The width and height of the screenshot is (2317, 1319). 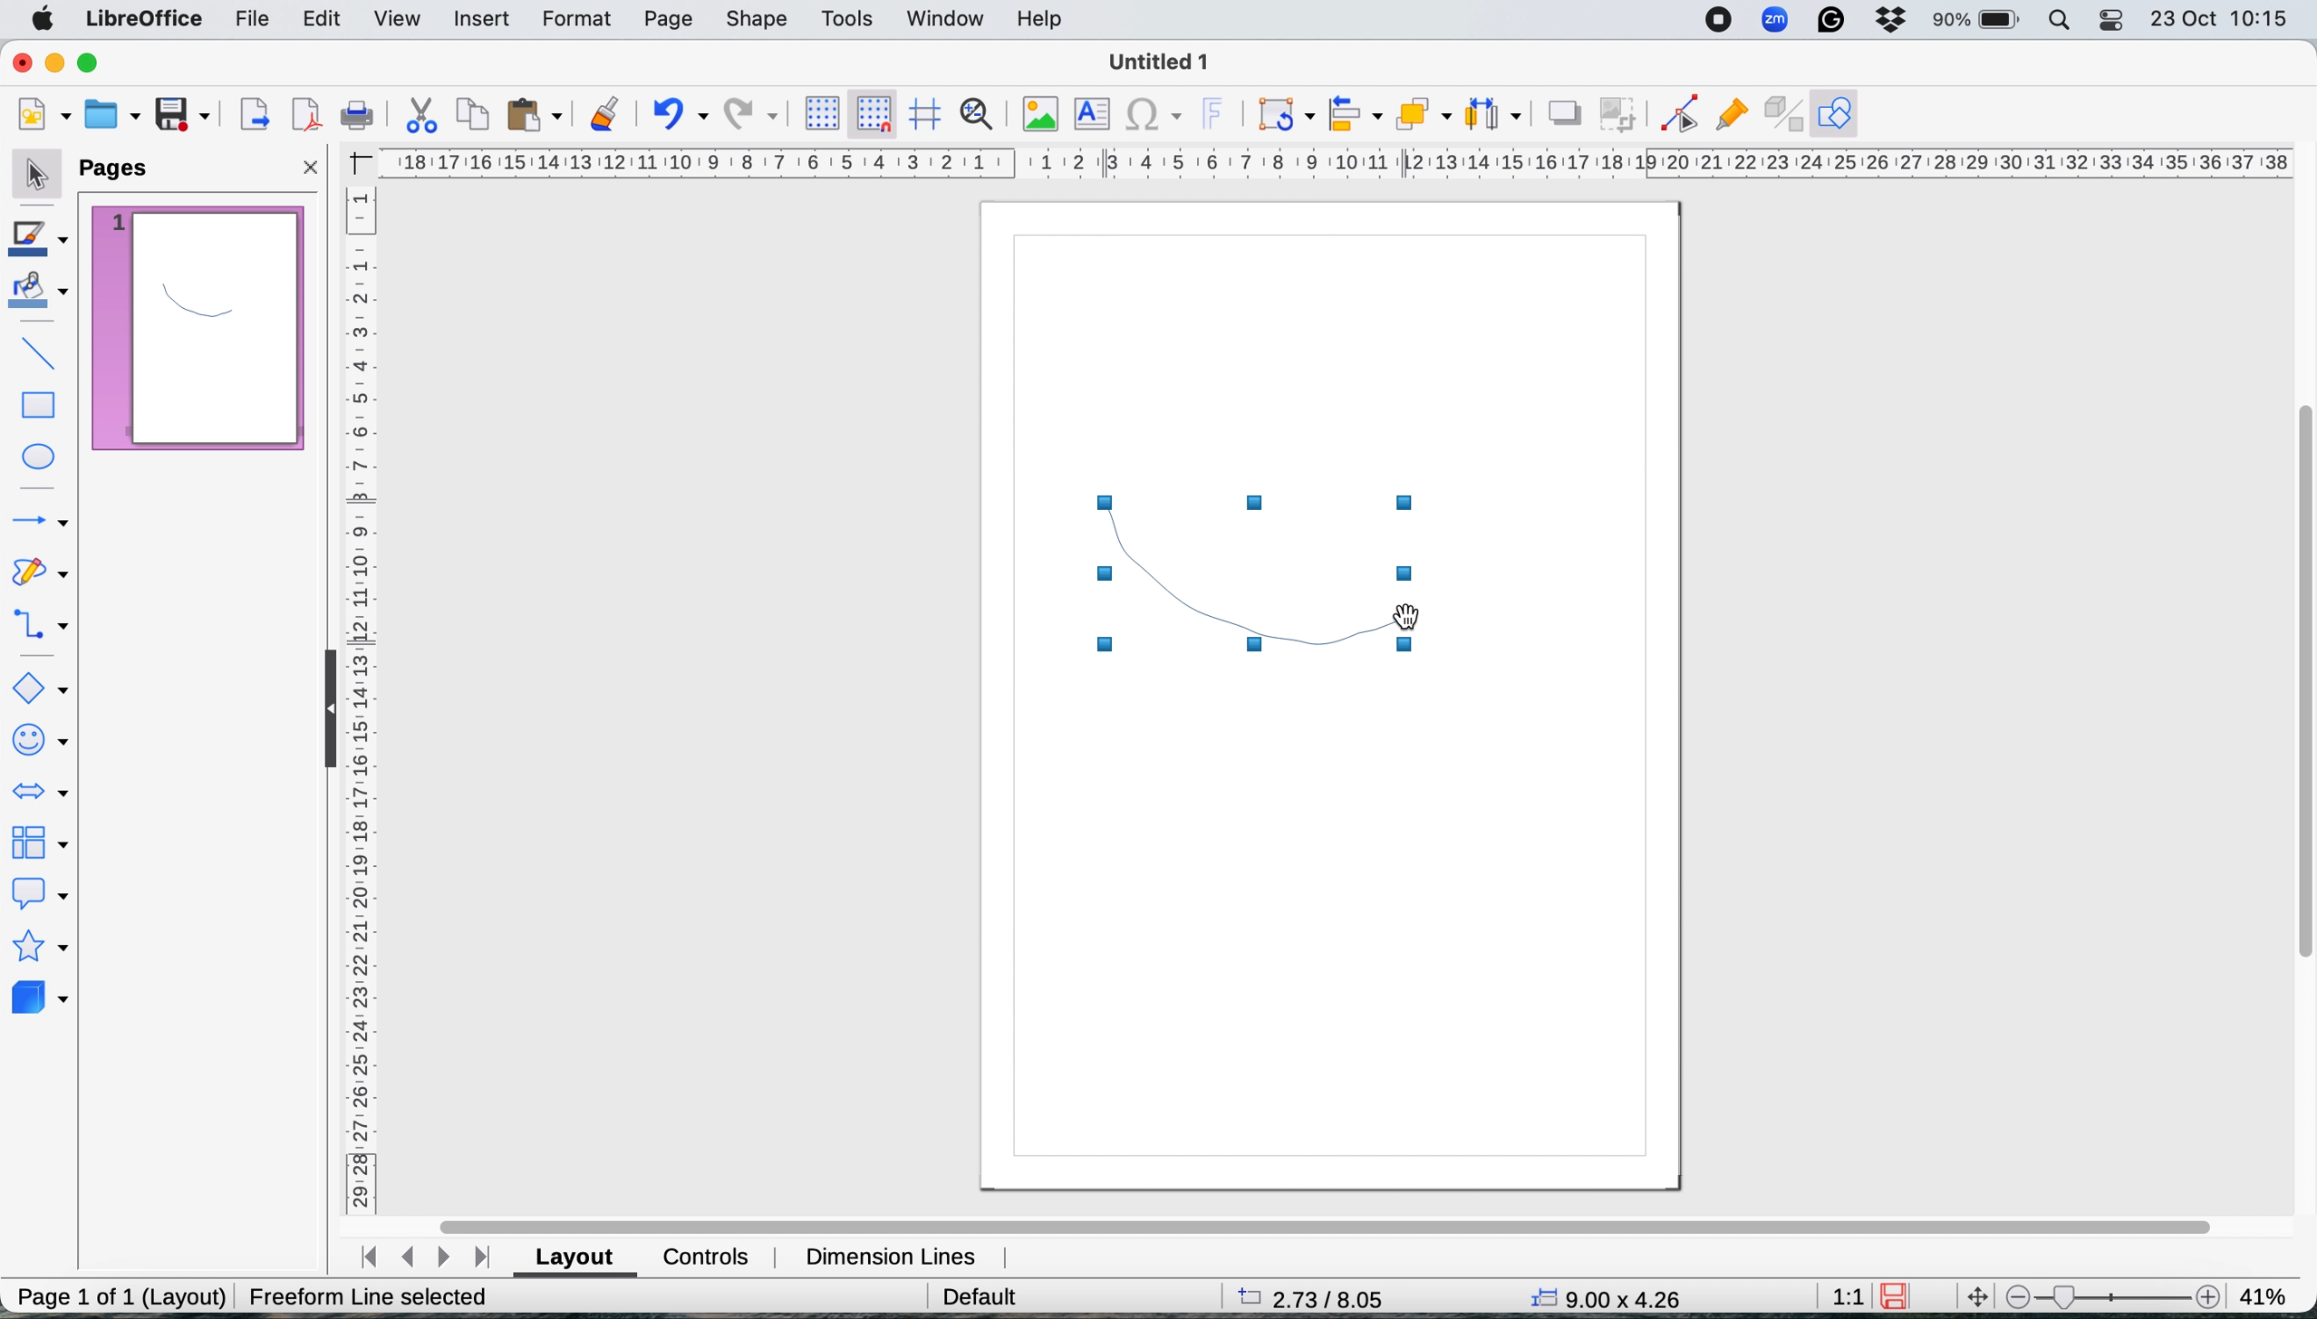 What do you see at coordinates (113, 1292) in the screenshot?
I see `page 1 of 1` at bounding box center [113, 1292].